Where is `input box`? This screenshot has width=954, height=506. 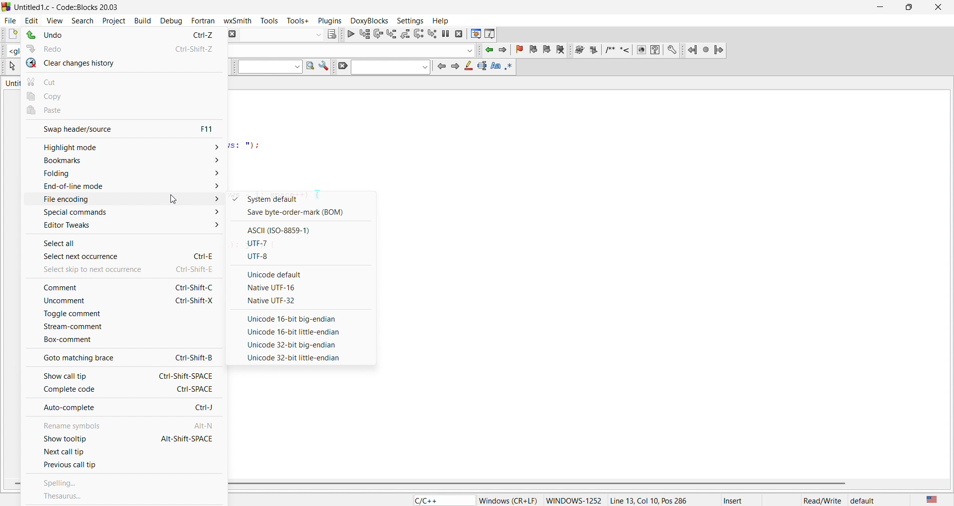 input box is located at coordinates (266, 67).